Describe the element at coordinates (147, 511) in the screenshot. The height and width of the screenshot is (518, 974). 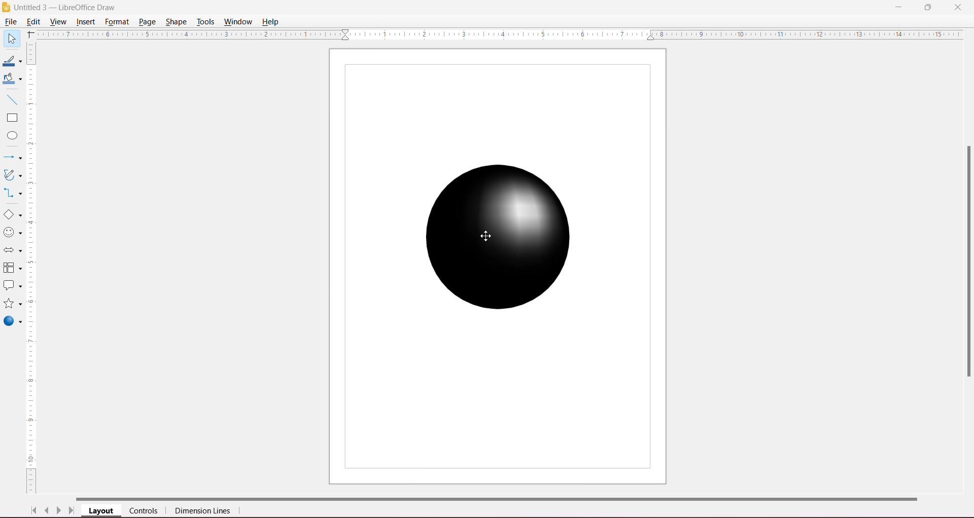
I see `Controls` at that location.